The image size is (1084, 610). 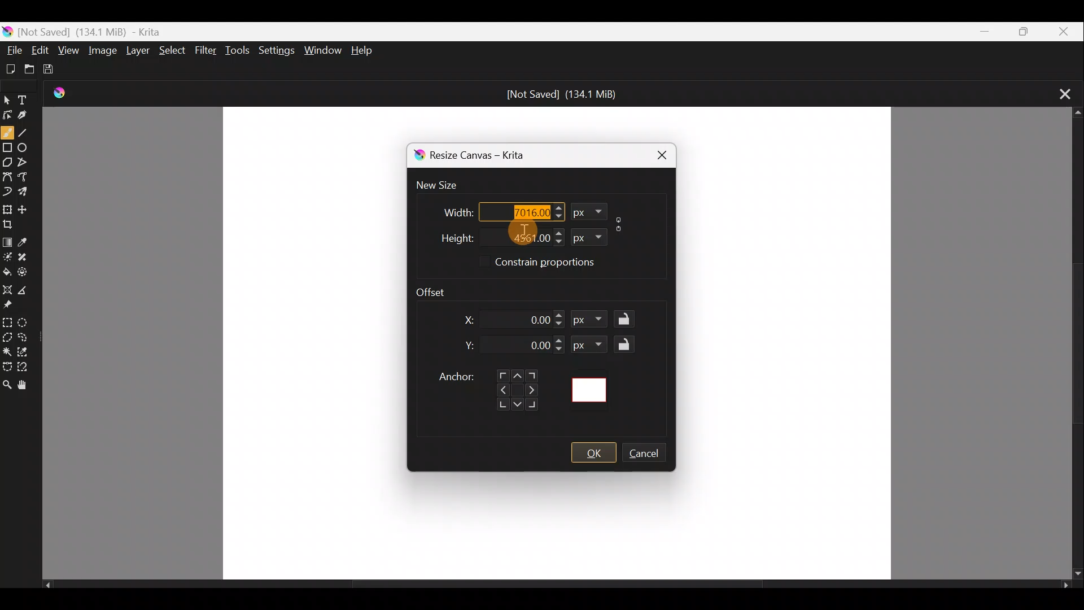 I want to click on Rectangular selection tool, so click(x=9, y=322).